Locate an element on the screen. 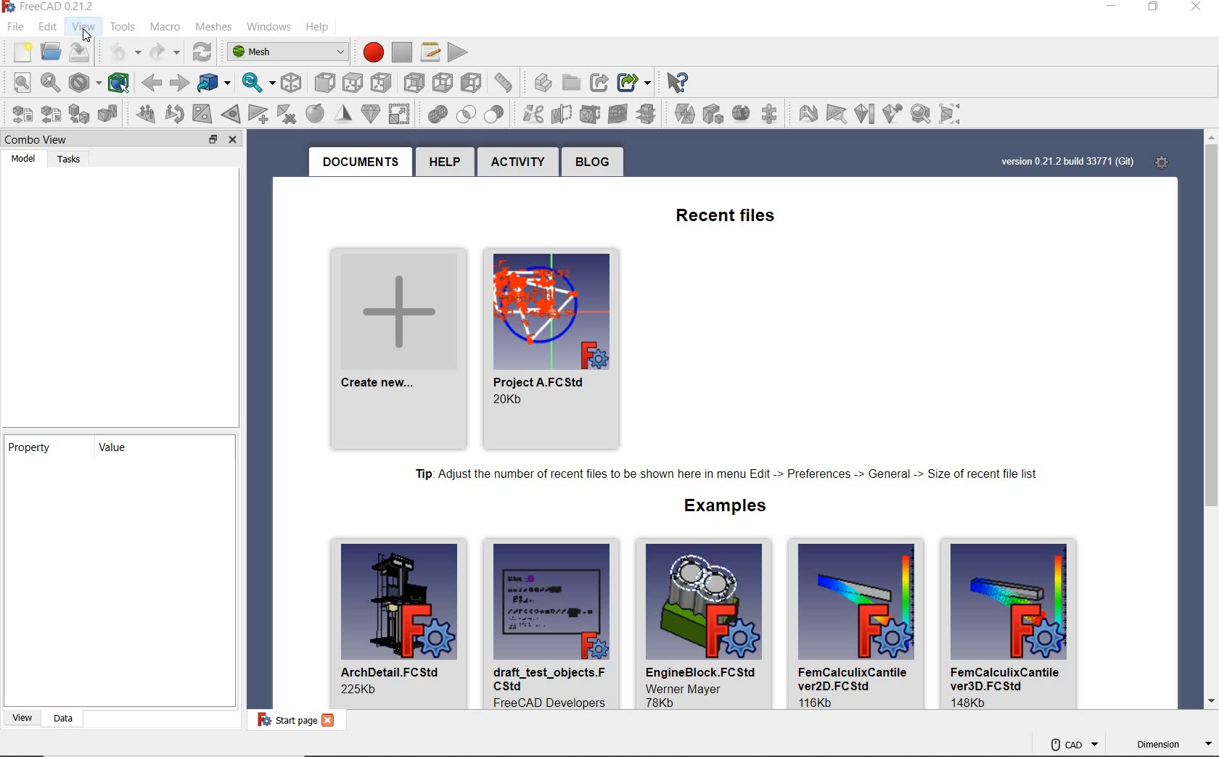  stop macro recording is located at coordinates (403, 48).